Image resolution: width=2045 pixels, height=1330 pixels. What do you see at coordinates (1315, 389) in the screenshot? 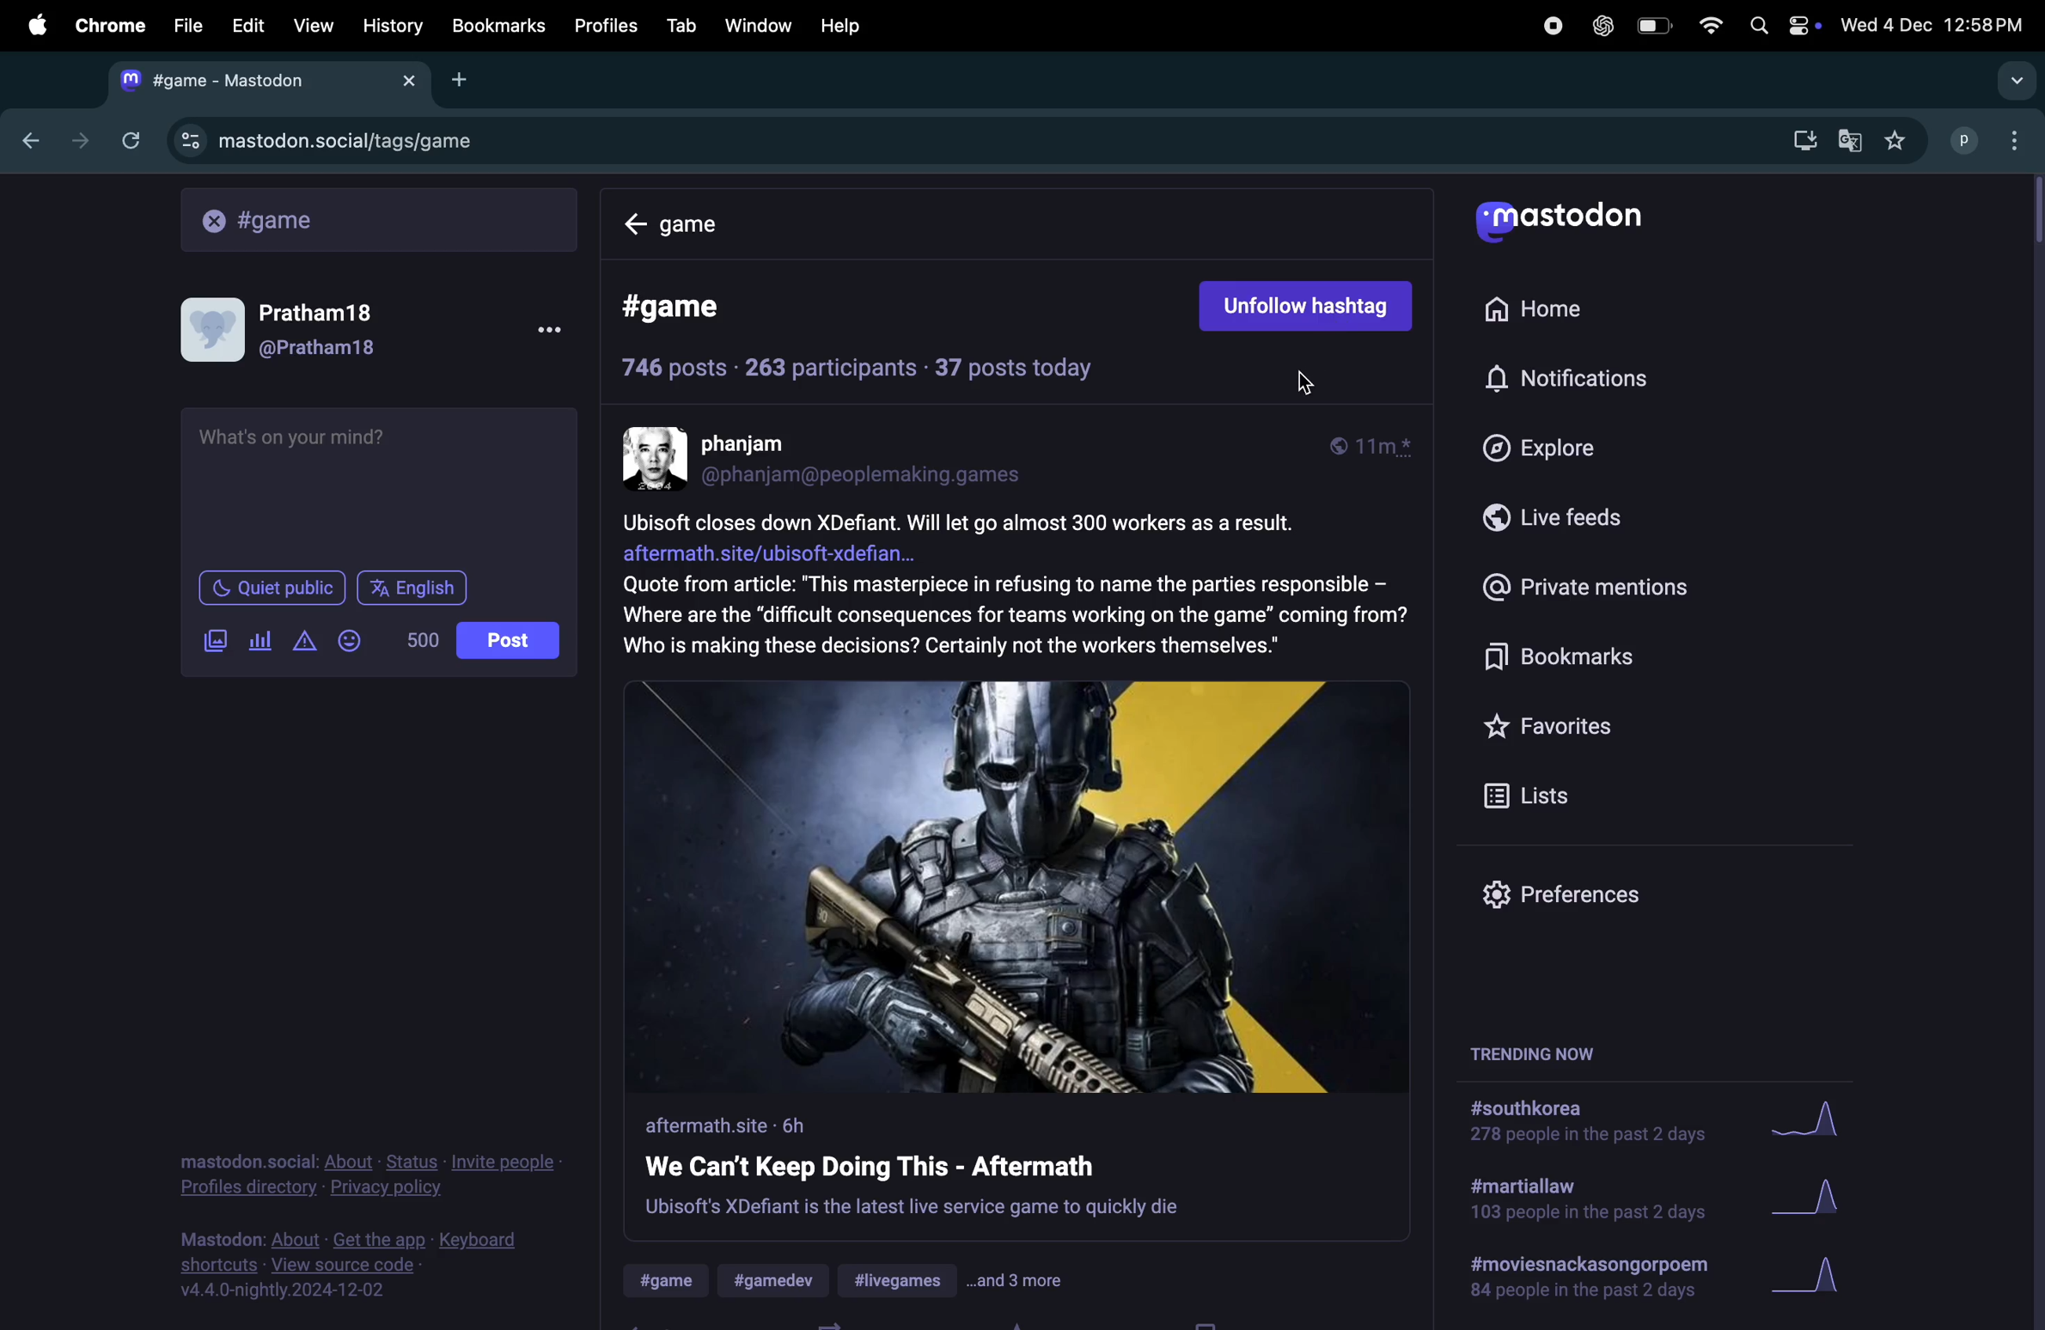
I see `cursor` at bounding box center [1315, 389].